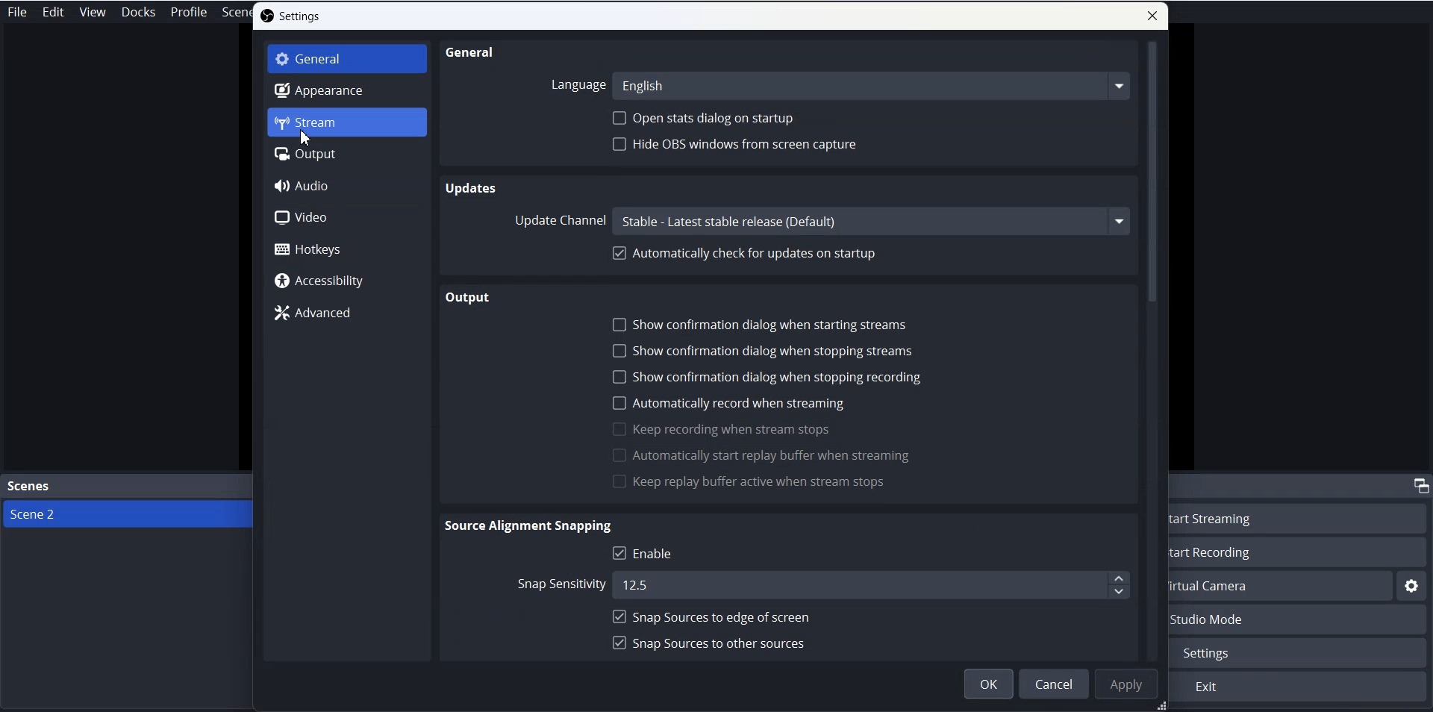 Image resolution: width=1433 pixels, height=712 pixels. I want to click on Start Virtual Camera, so click(1281, 586).